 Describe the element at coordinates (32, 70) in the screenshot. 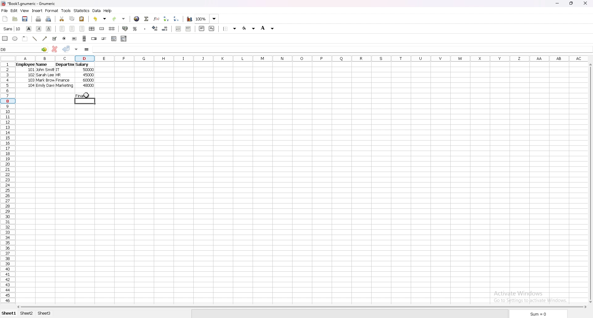

I see `101` at that location.